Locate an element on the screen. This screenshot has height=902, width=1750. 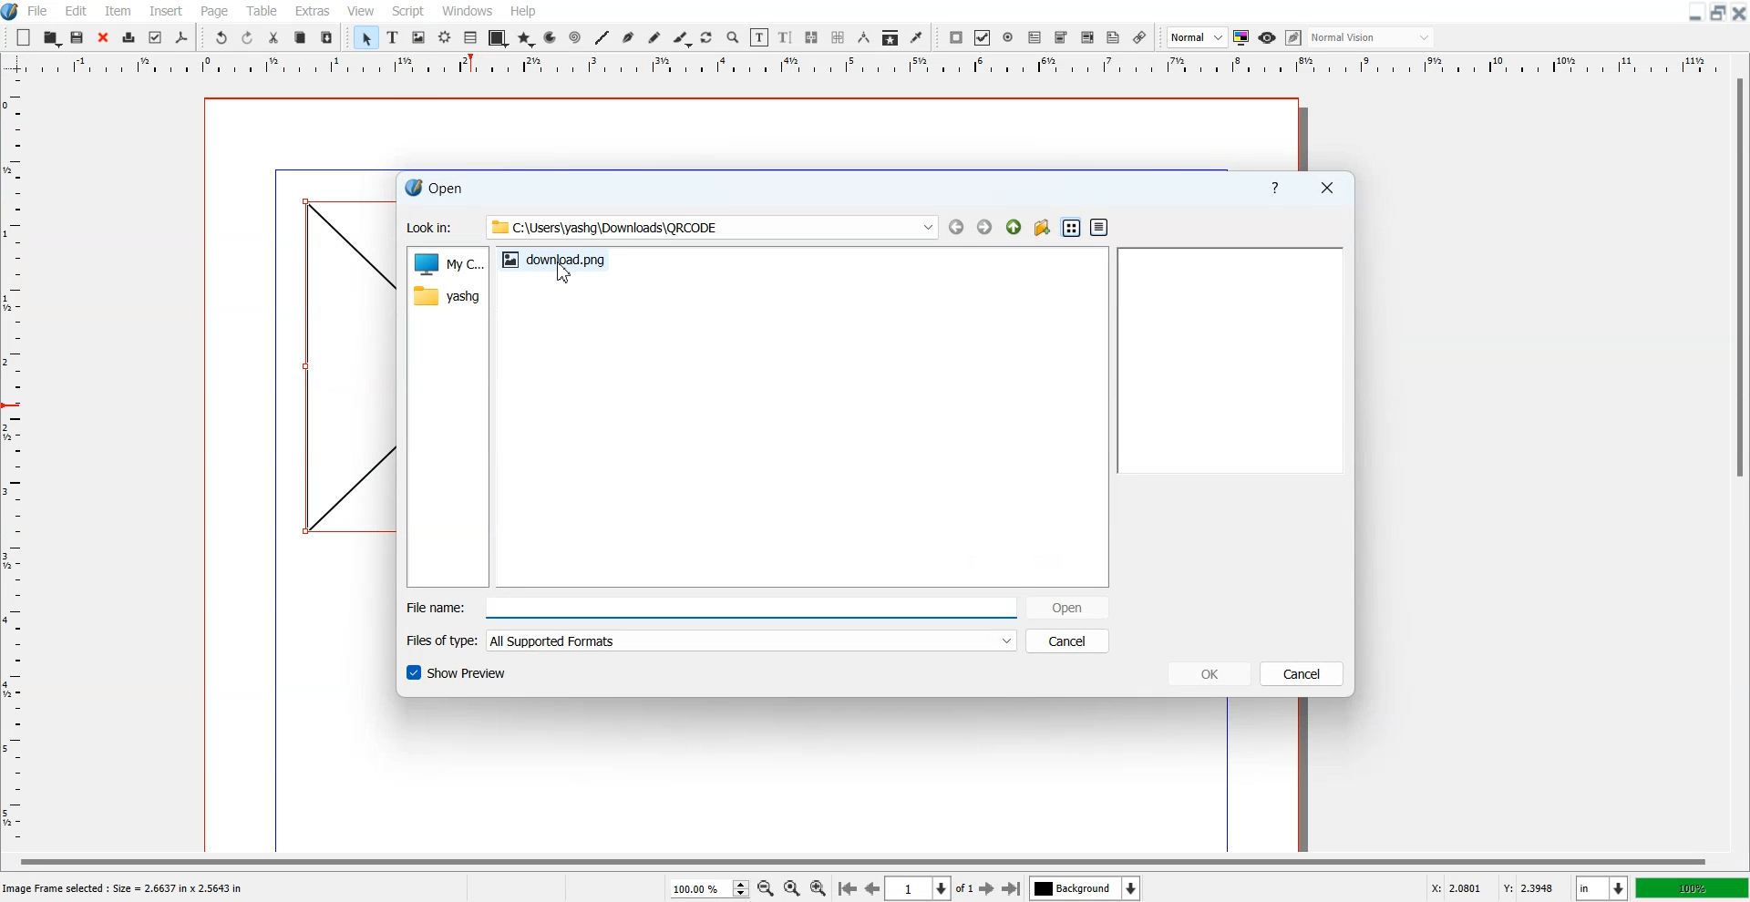
Edit in preview mode is located at coordinates (1294, 37).